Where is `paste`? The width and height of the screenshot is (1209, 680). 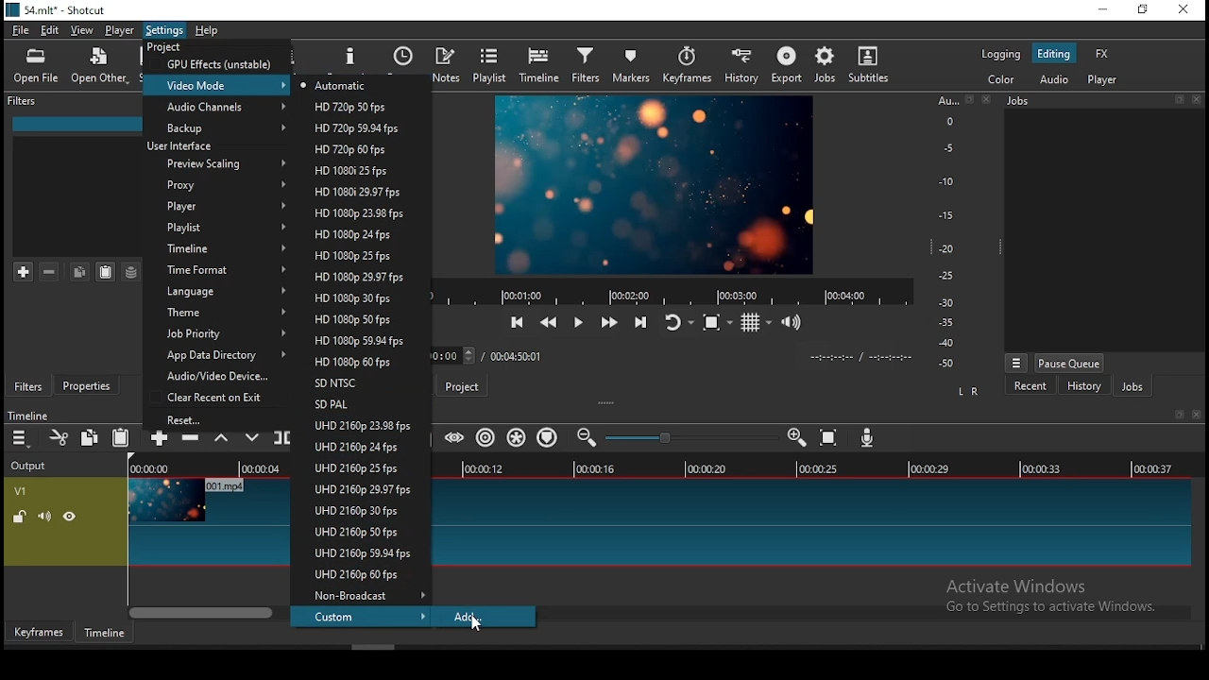
paste is located at coordinates (106, 272).